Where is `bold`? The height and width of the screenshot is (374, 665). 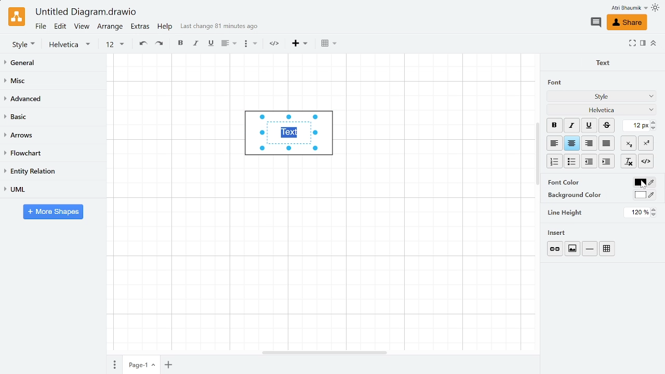
bold is located at coordinates (181, 44).